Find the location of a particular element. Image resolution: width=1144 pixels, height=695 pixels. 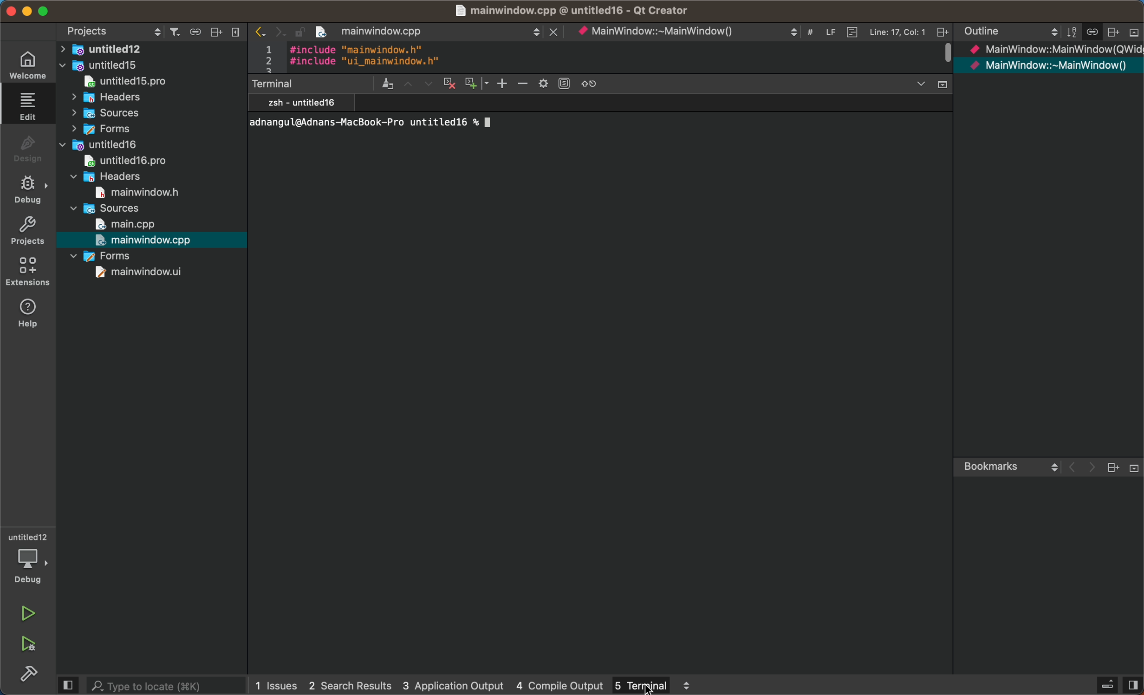

file and folder is located at coordinates (142, 145).